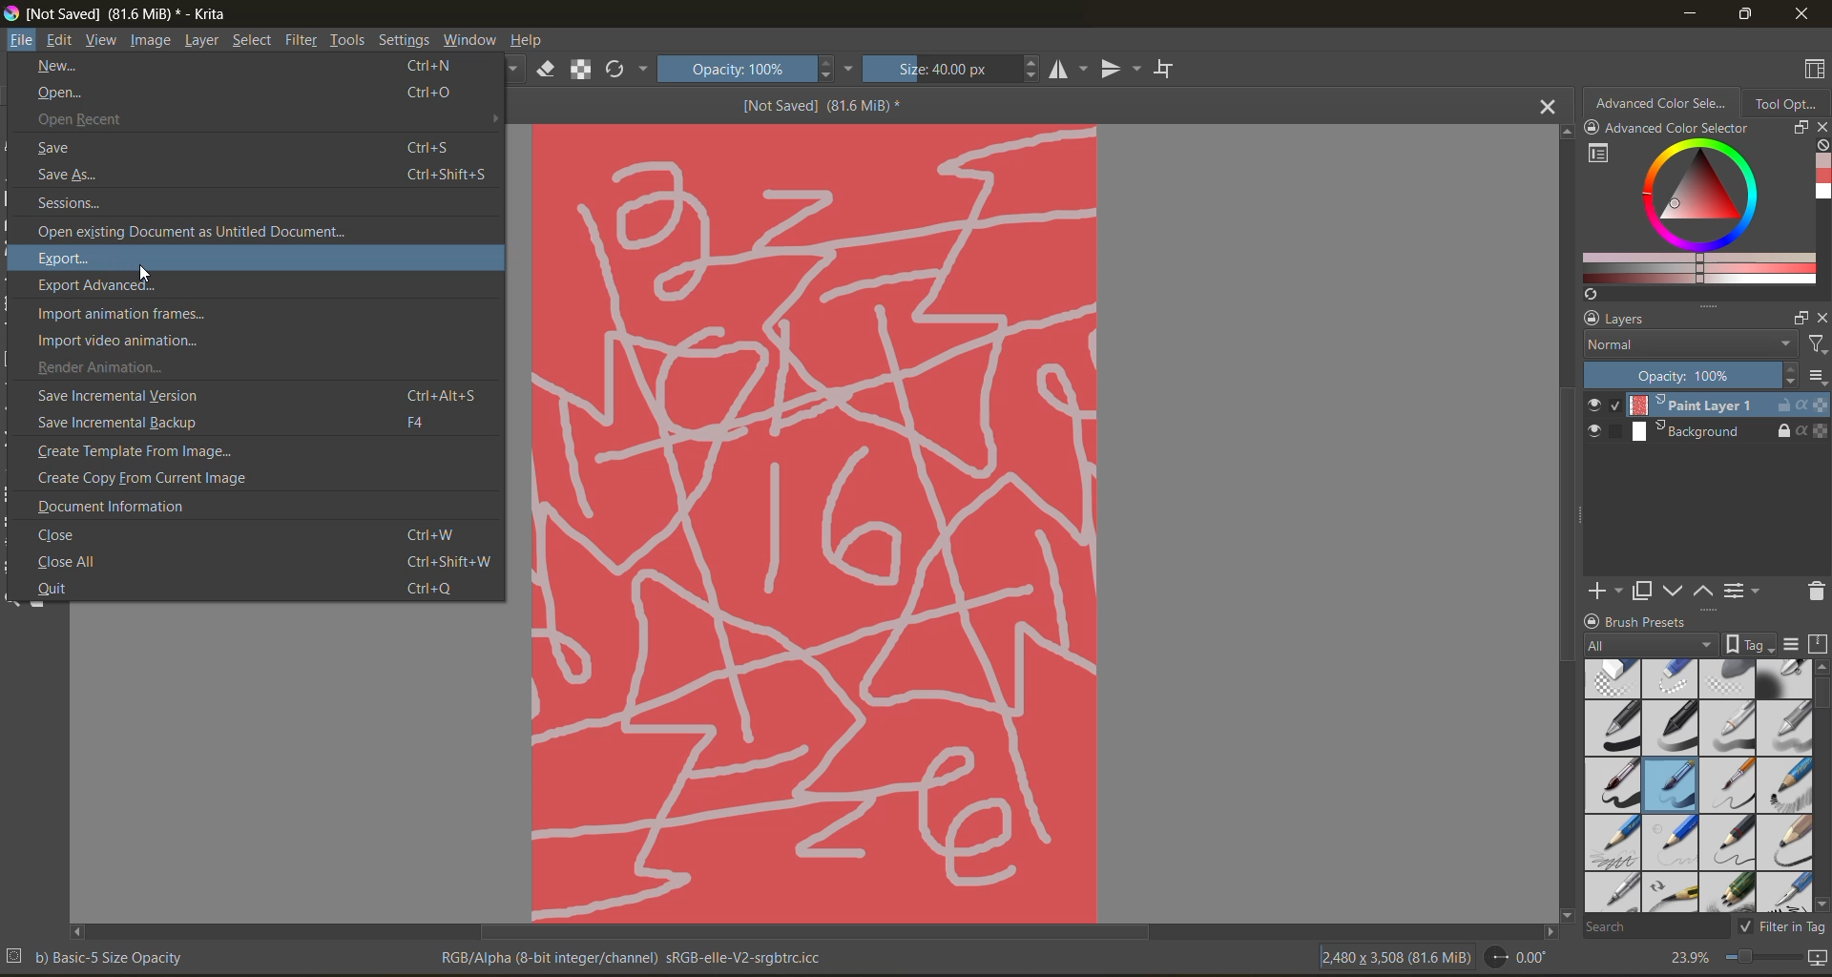 This screenshot has height=977, width=1832. I want to click on choose workspace, so click(1810, 72).